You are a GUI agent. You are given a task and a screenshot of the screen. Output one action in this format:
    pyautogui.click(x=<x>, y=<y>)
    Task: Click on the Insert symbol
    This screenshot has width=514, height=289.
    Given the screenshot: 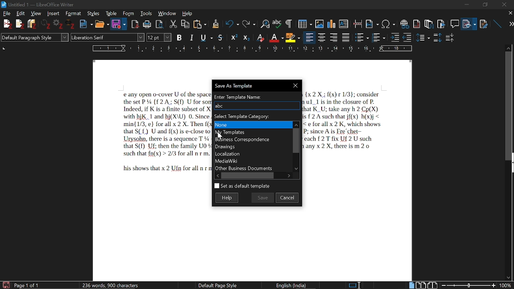 What is the action you would take?
    pyautogui.click(x=389, y=23)
    